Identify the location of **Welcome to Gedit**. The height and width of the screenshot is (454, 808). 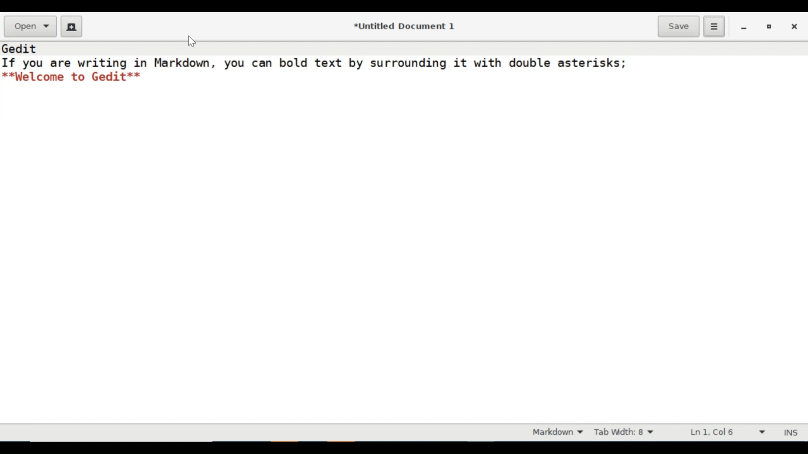
(72, 77).